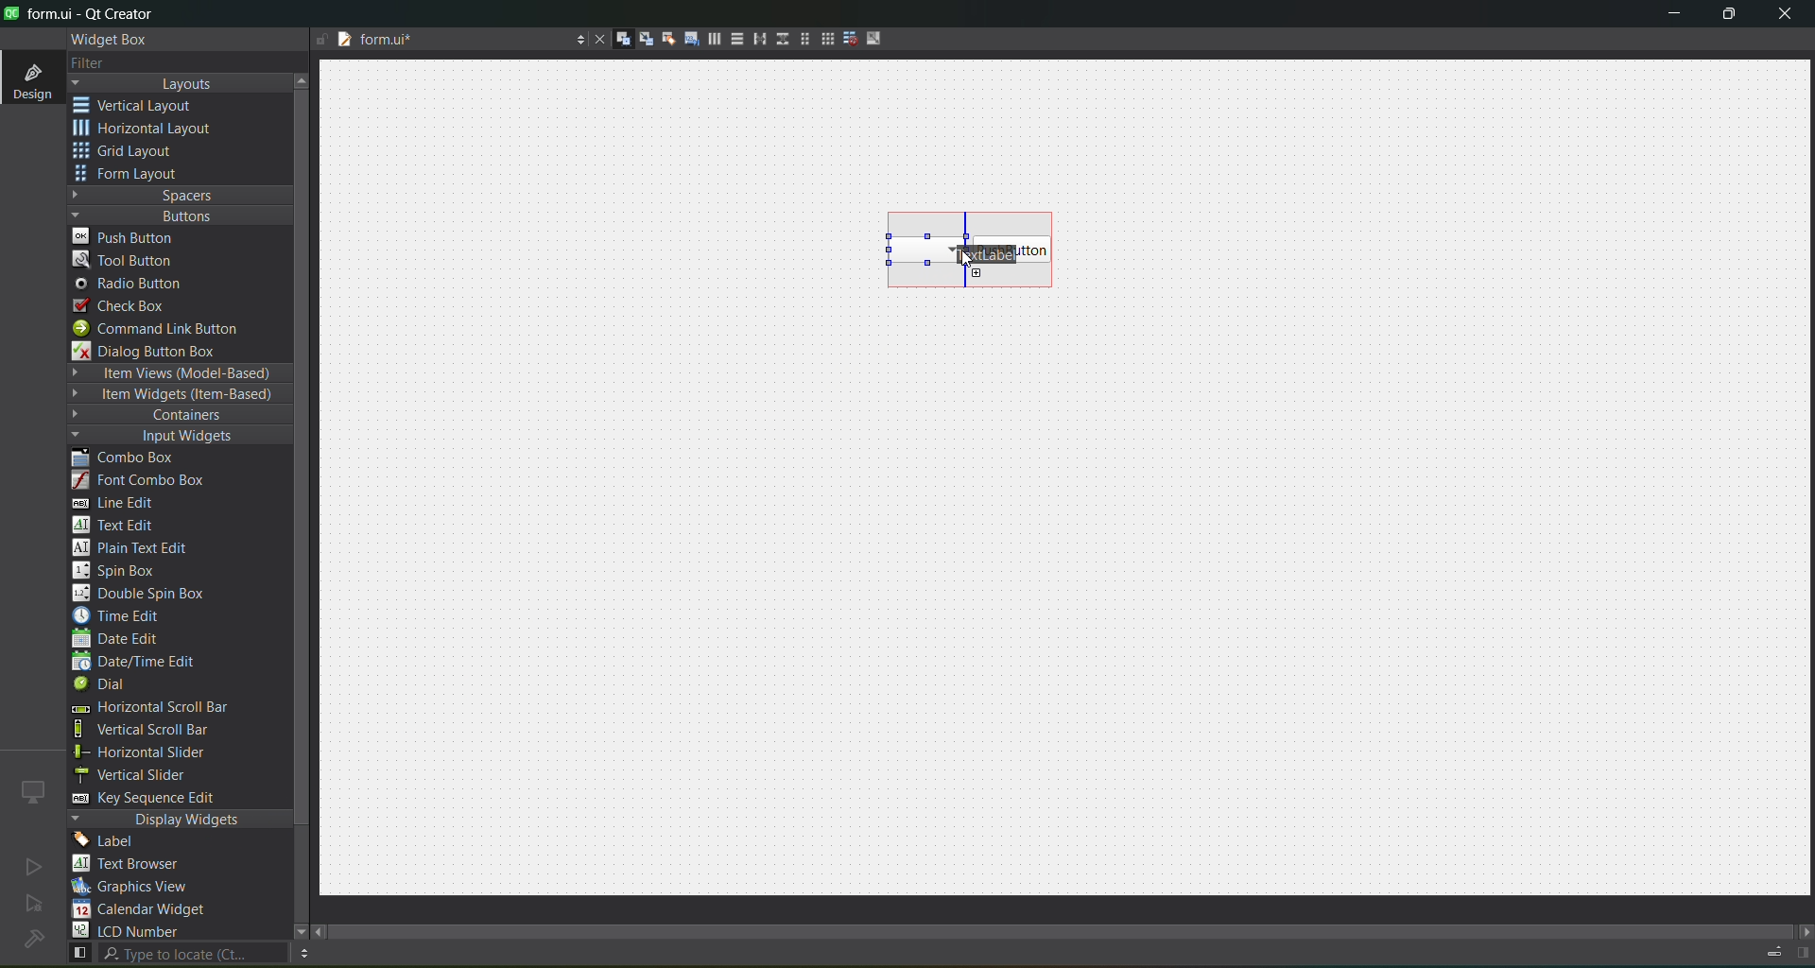 This screenshot has height=968, width=1815. What do you see at coordinates (126, 235) in the screenshot?
I see `push` at bounding box center [126, 235].